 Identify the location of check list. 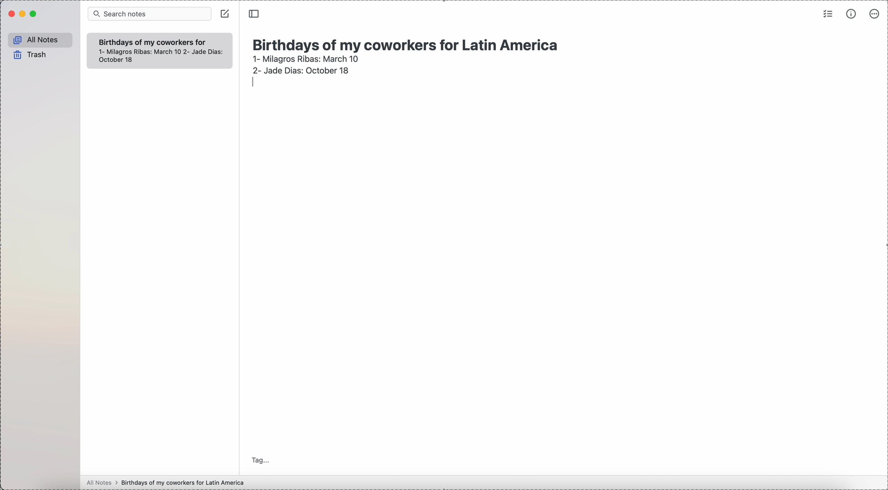
(827, 13).